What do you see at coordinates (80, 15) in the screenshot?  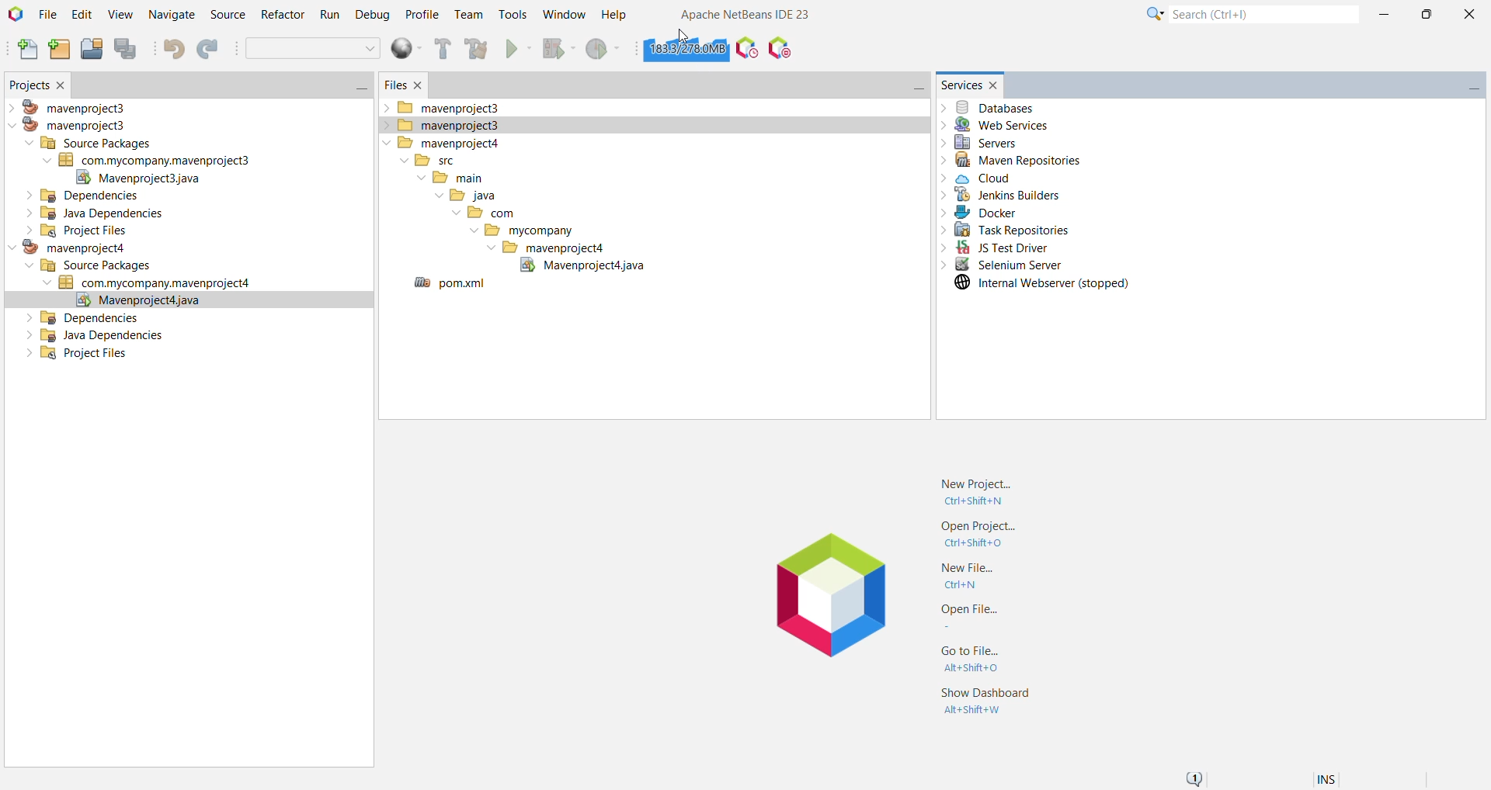 I see `Edit` at bounding box center [80, 15].